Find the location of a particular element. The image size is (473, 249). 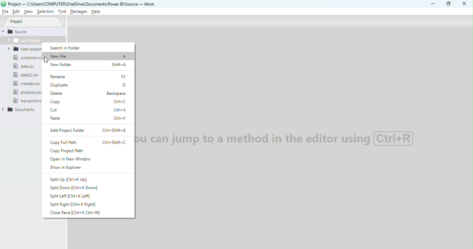

folder is located at coordinates (23, 48).